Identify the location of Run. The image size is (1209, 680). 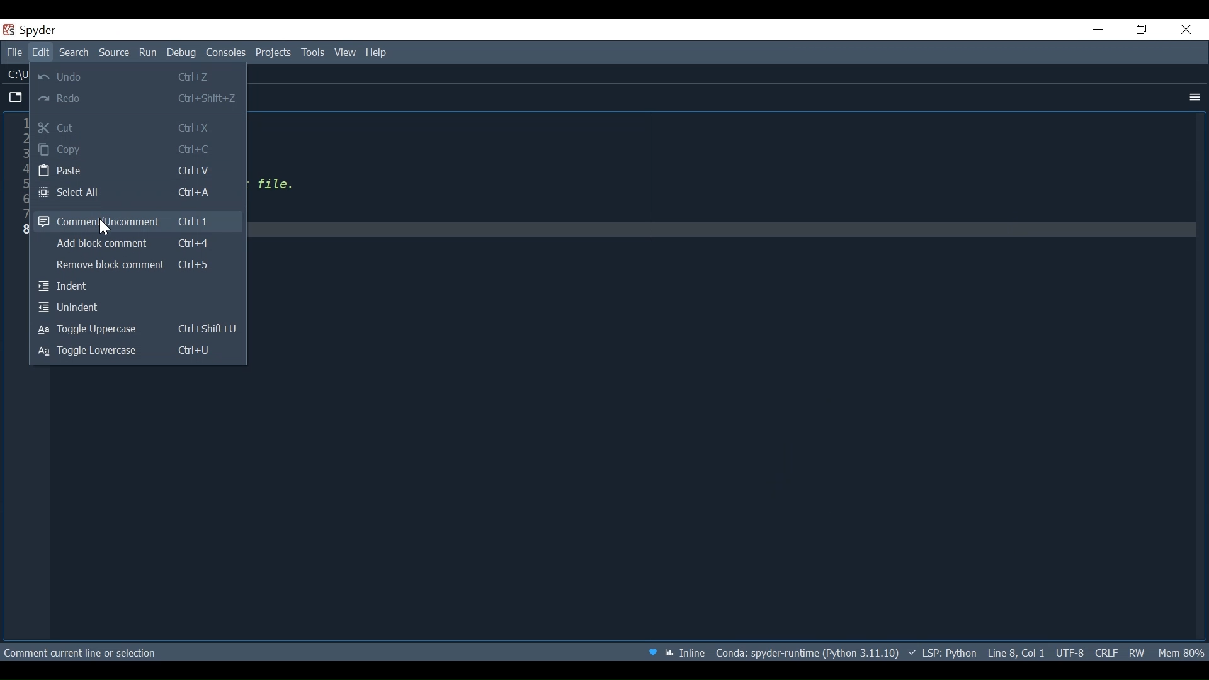
(149, 53).